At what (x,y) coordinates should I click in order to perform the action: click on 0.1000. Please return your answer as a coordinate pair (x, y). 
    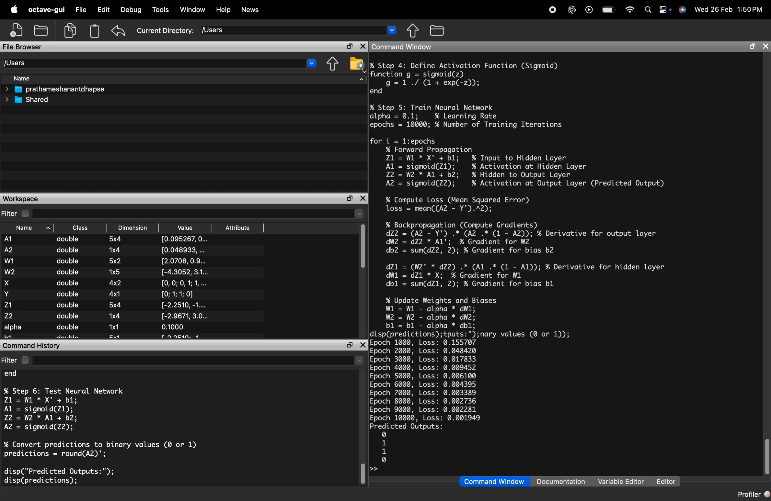
    Looking at the image, I should click on (174, 327).